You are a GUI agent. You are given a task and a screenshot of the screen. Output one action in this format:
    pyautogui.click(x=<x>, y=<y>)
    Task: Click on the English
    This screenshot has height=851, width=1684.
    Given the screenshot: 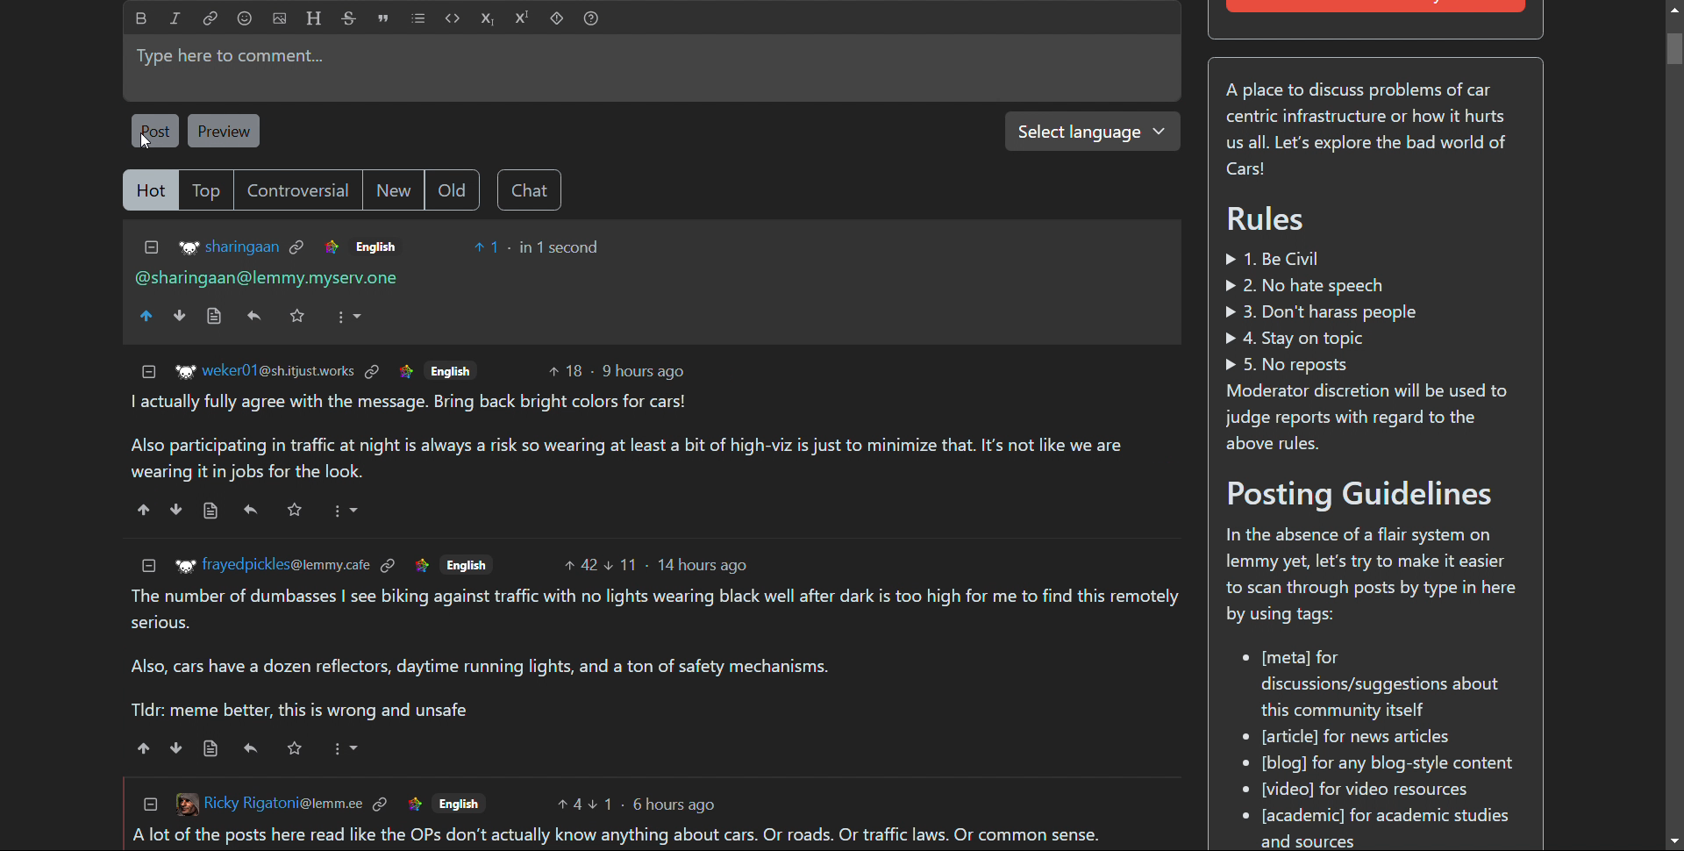 What is the action you would take?
    pyautogui.click(x=467, y=565)
    